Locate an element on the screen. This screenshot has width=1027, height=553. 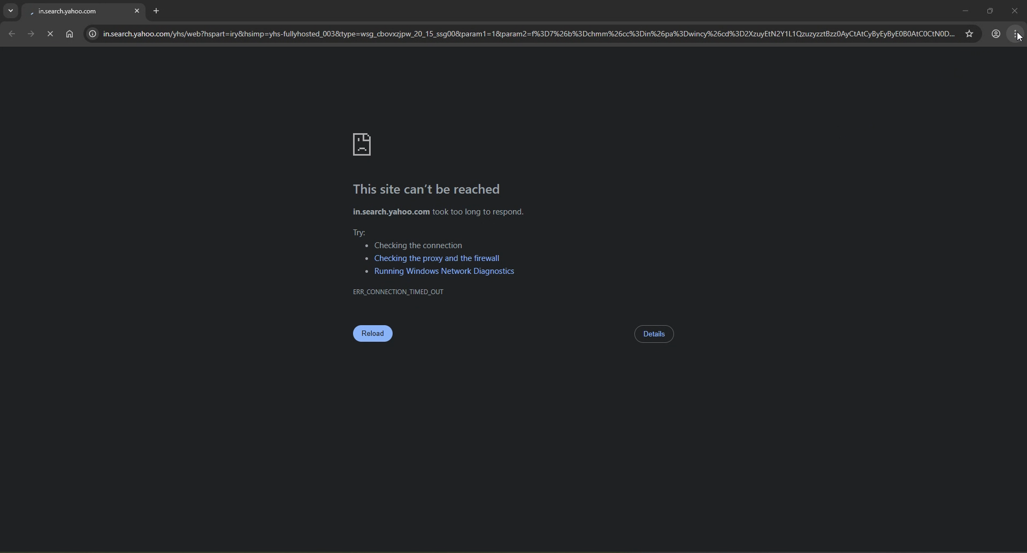
Go Forward is located at coordinates (30, 34).